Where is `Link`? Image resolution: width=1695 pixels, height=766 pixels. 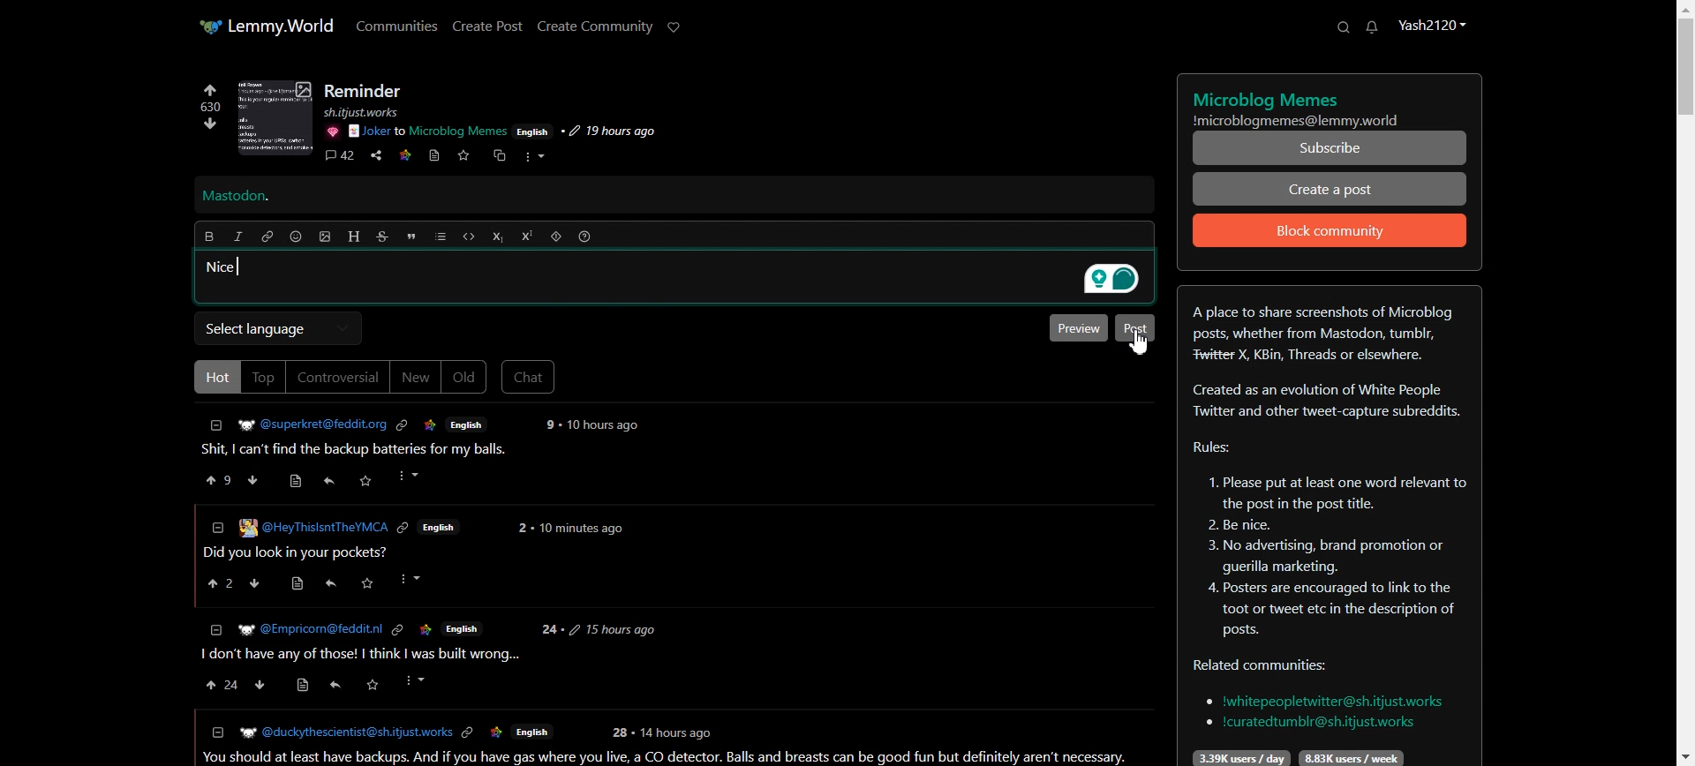
Link is located at coordinates (405, 154).